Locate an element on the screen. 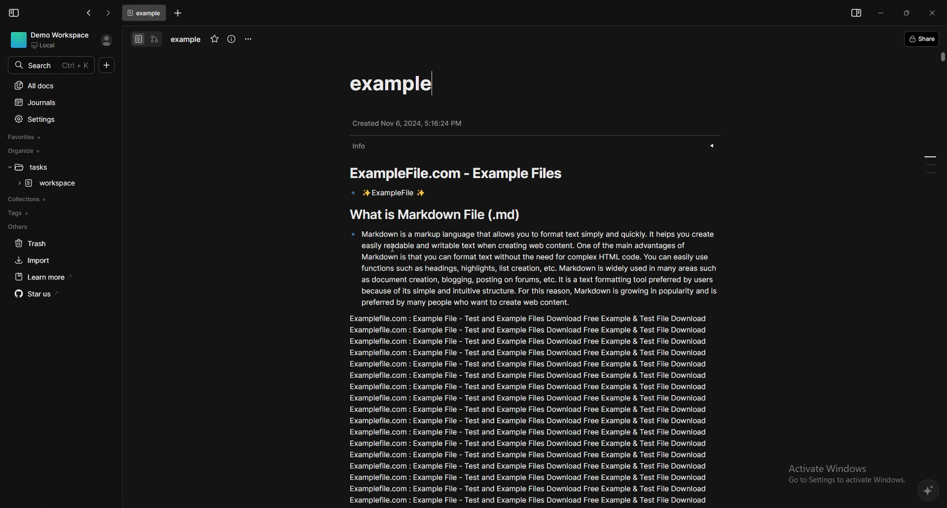 This screenshot has height=508, width=947. switch is located at coordinates (147, 39).